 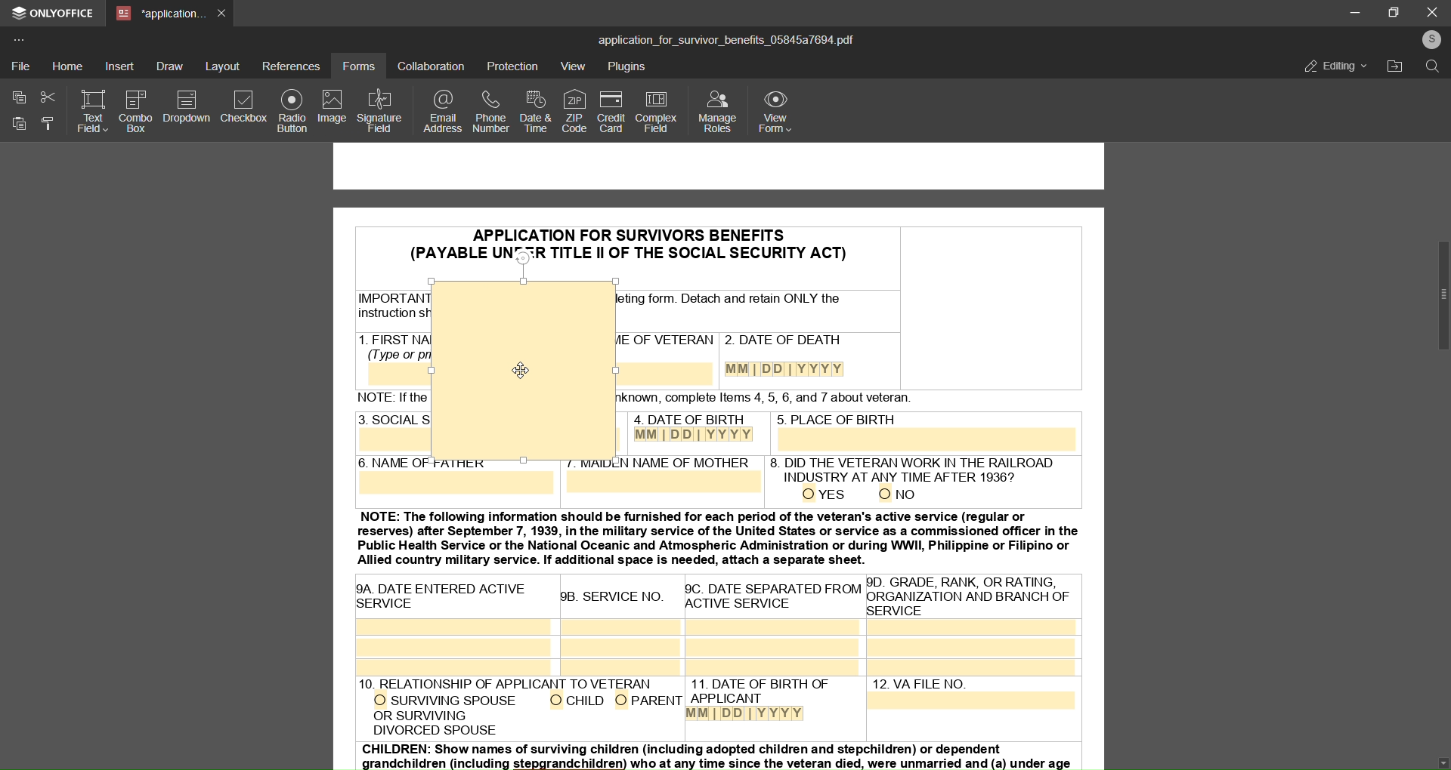 I want to click on protection, so click(x=513, y=66).